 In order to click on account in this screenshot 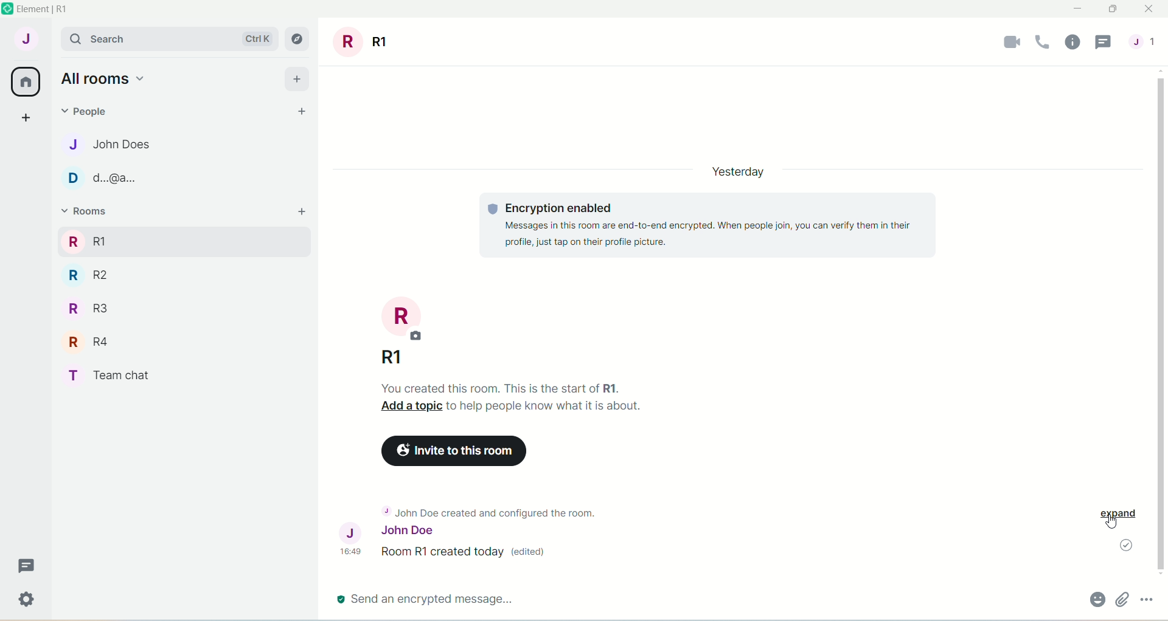, I will do `click(27, 39)`.